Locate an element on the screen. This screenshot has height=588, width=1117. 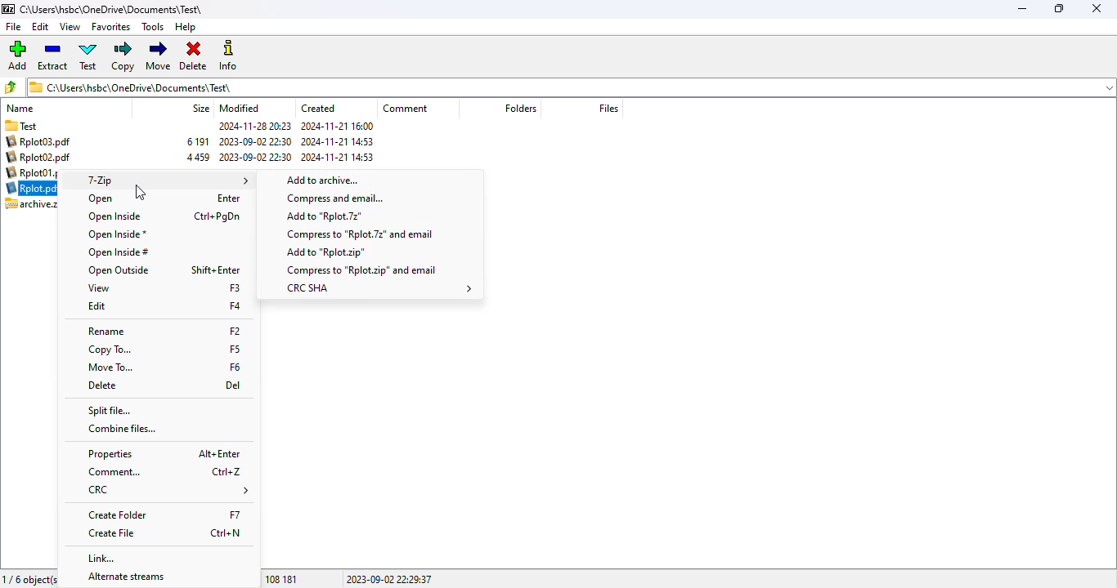
extract is located at coordinates (52, 56).